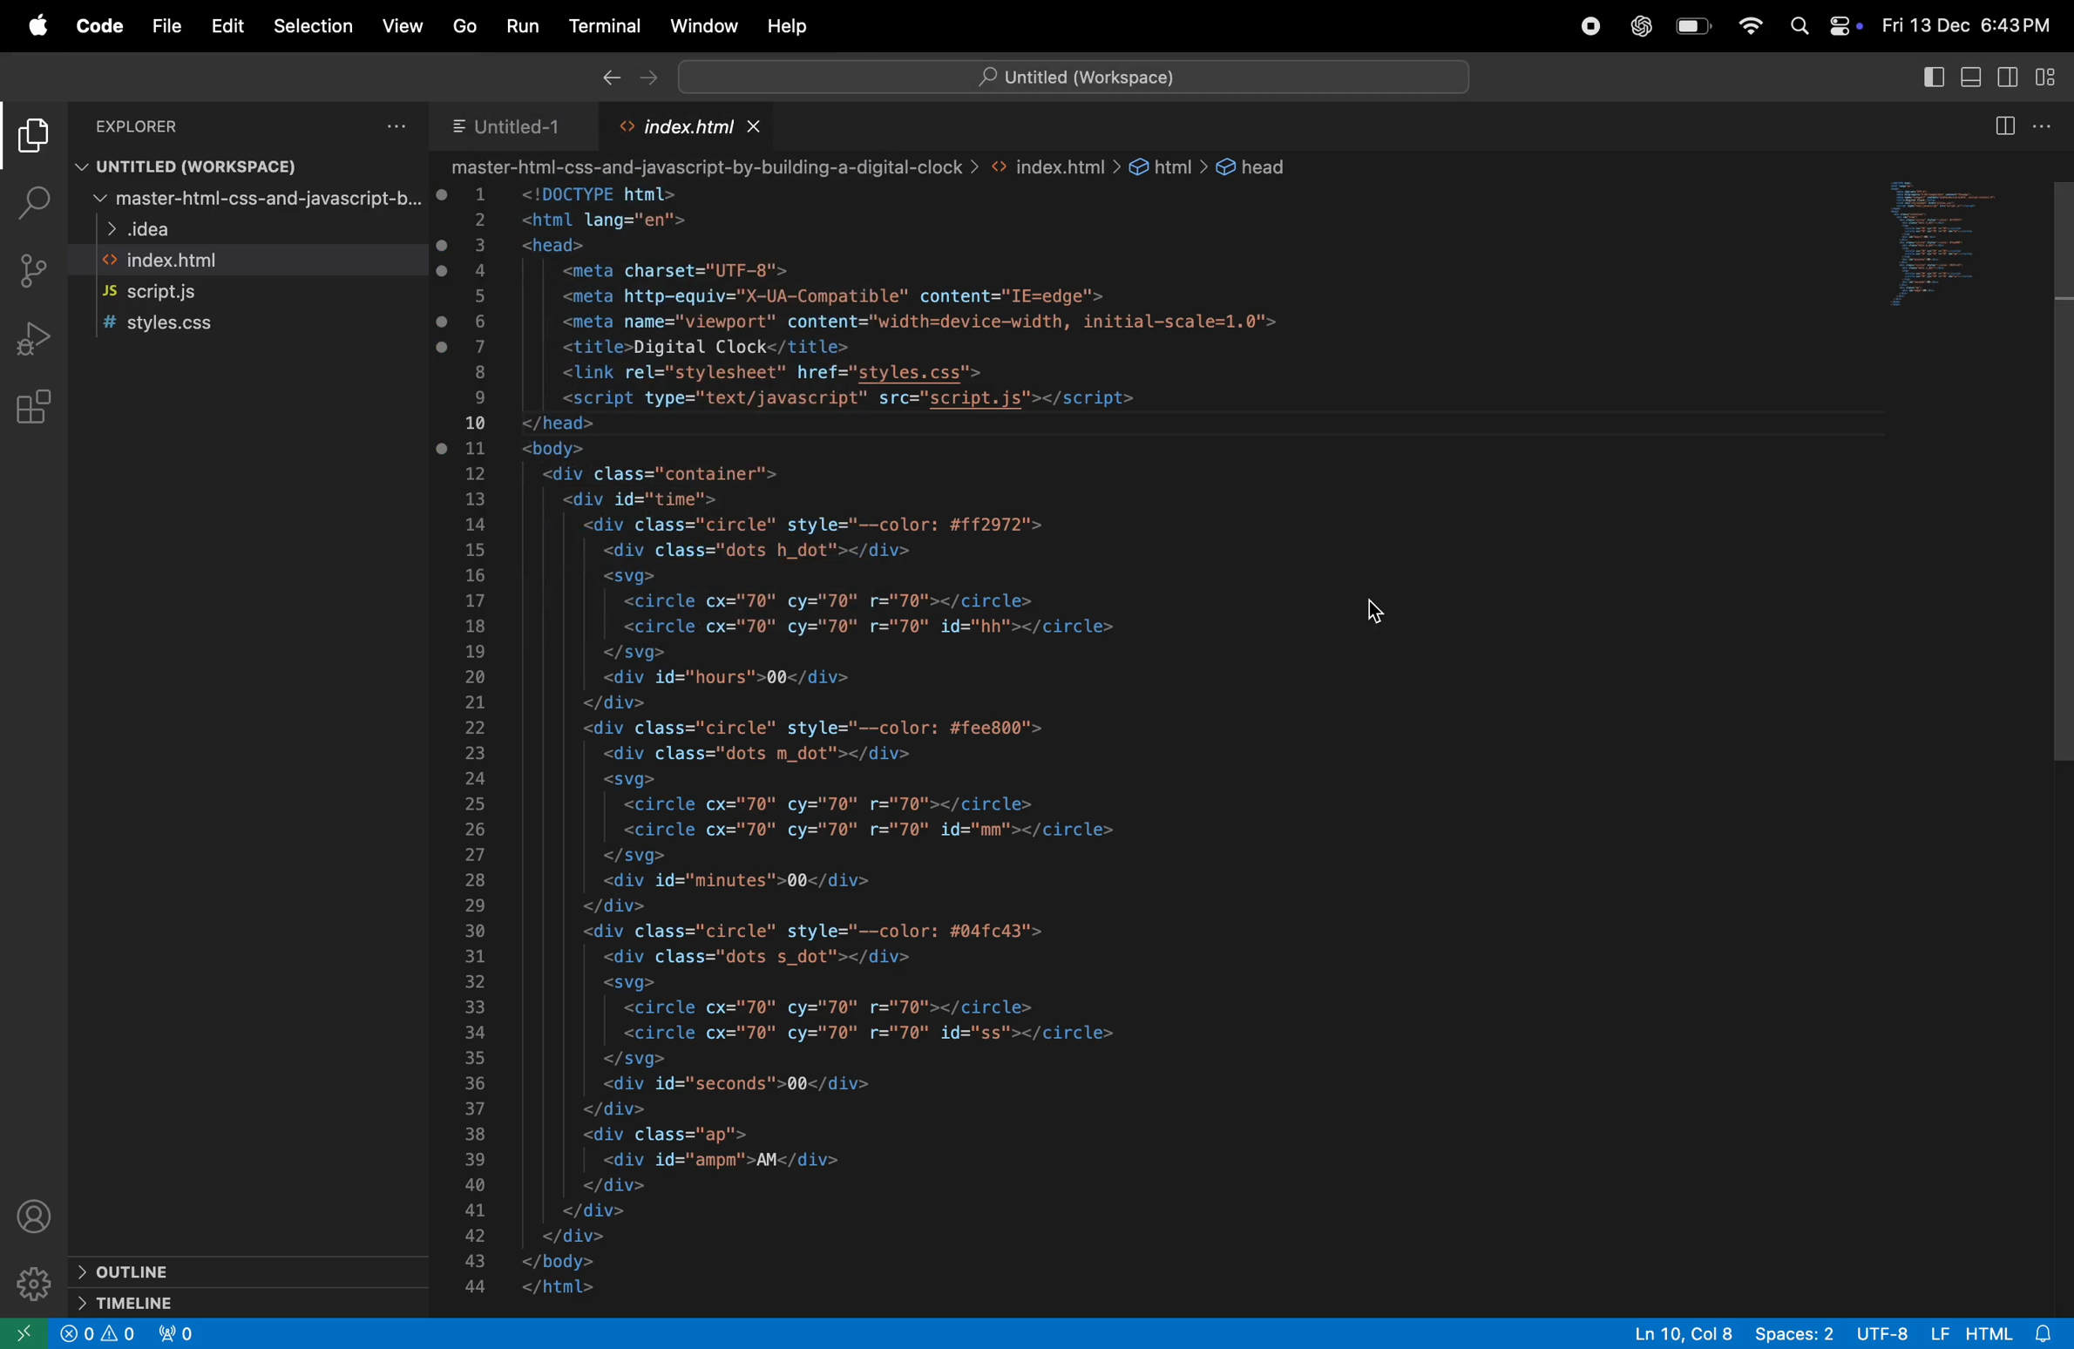 This screenshot has width=2074, height=1349. I want to click on UTF 8, so click(1887, 1332).